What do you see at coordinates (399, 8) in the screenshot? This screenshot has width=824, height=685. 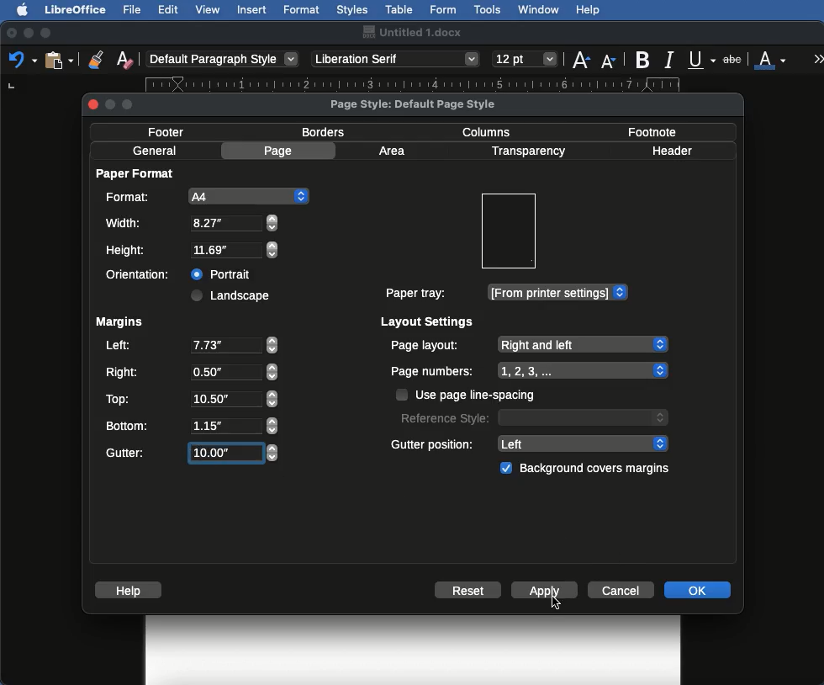 I see `Table` at bounding box center [399, 8].